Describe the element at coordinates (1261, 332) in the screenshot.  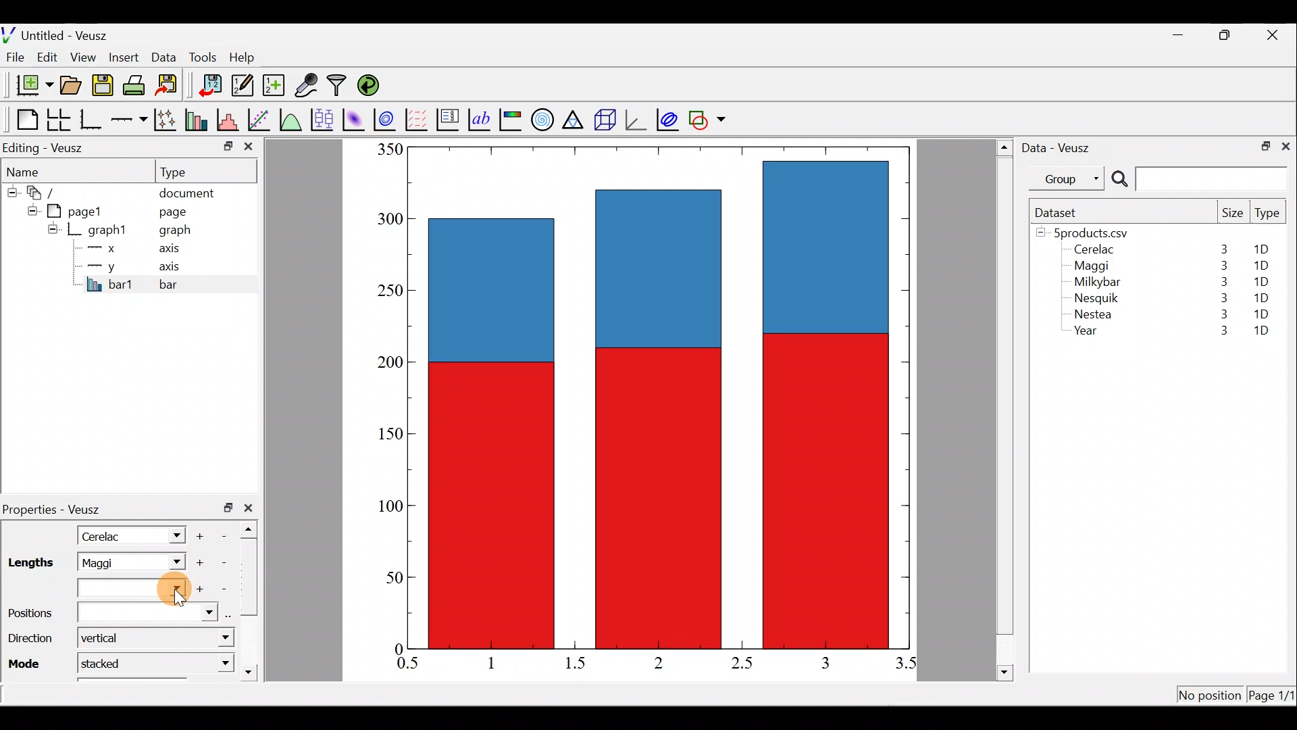
I see `1D` at that location.